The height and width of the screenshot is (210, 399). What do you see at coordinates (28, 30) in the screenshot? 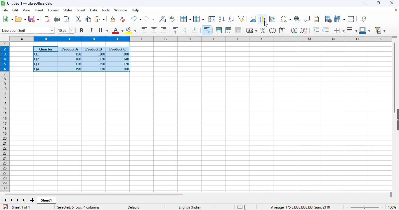
I see `font name` at bounding box center [28, 30].